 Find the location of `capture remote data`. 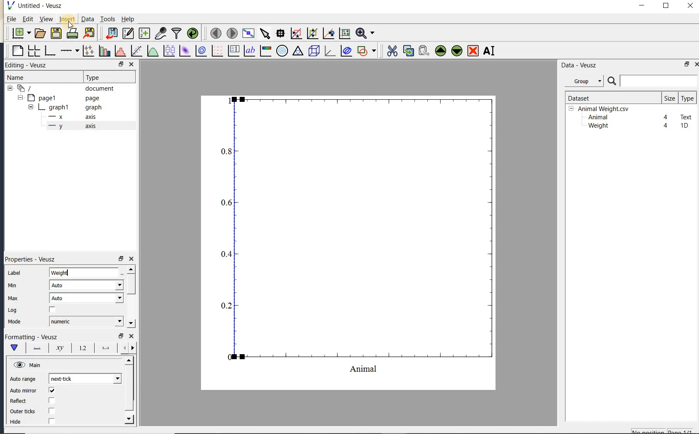

capture remote data is located at coordinates (161, 33).